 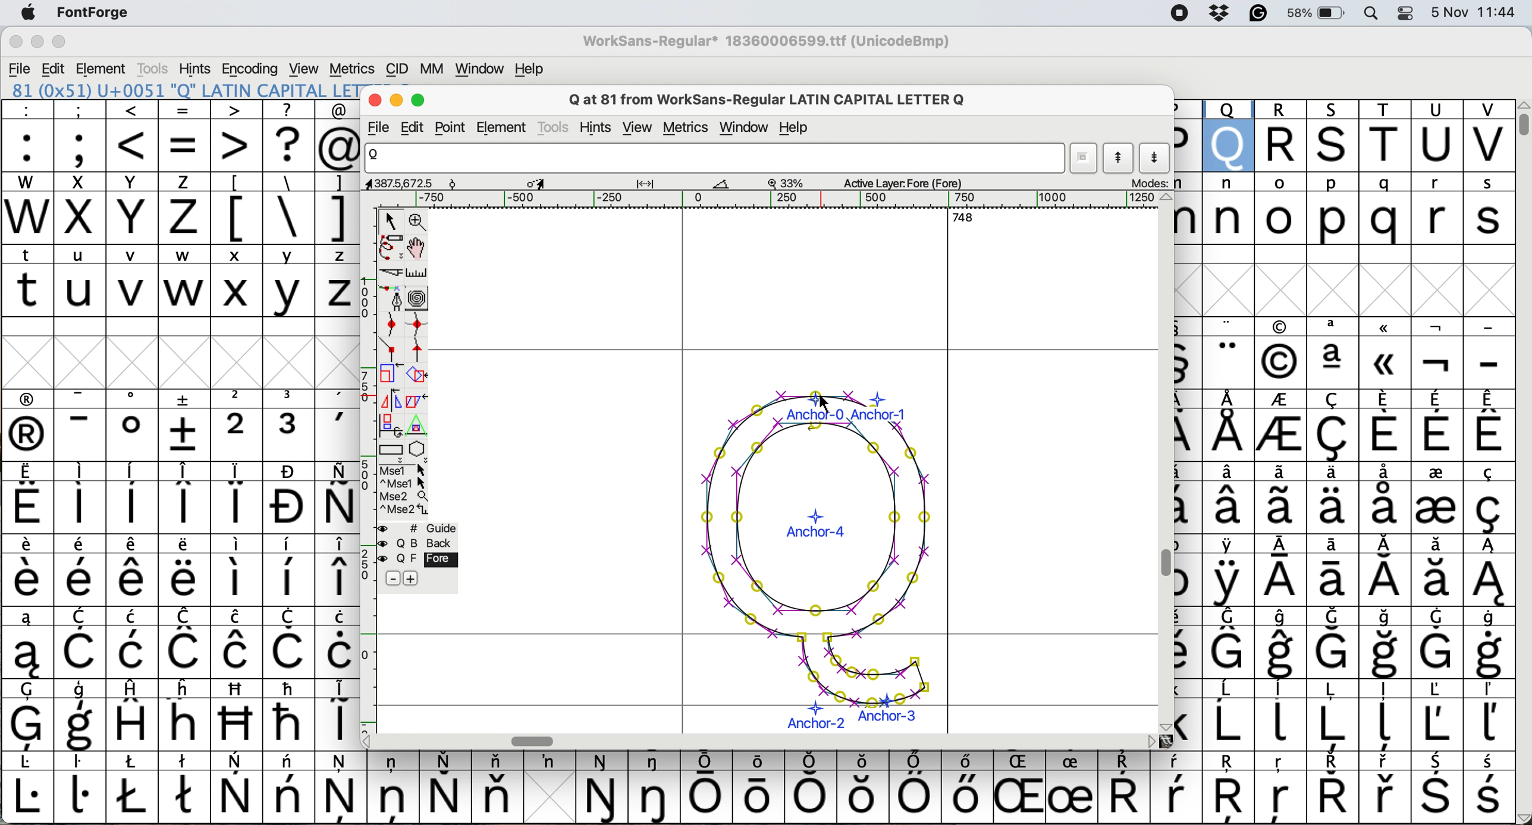 What do you see at coordinates (155, 65) in the screenshot?
I see `tools` at bounding box center [155, 65].